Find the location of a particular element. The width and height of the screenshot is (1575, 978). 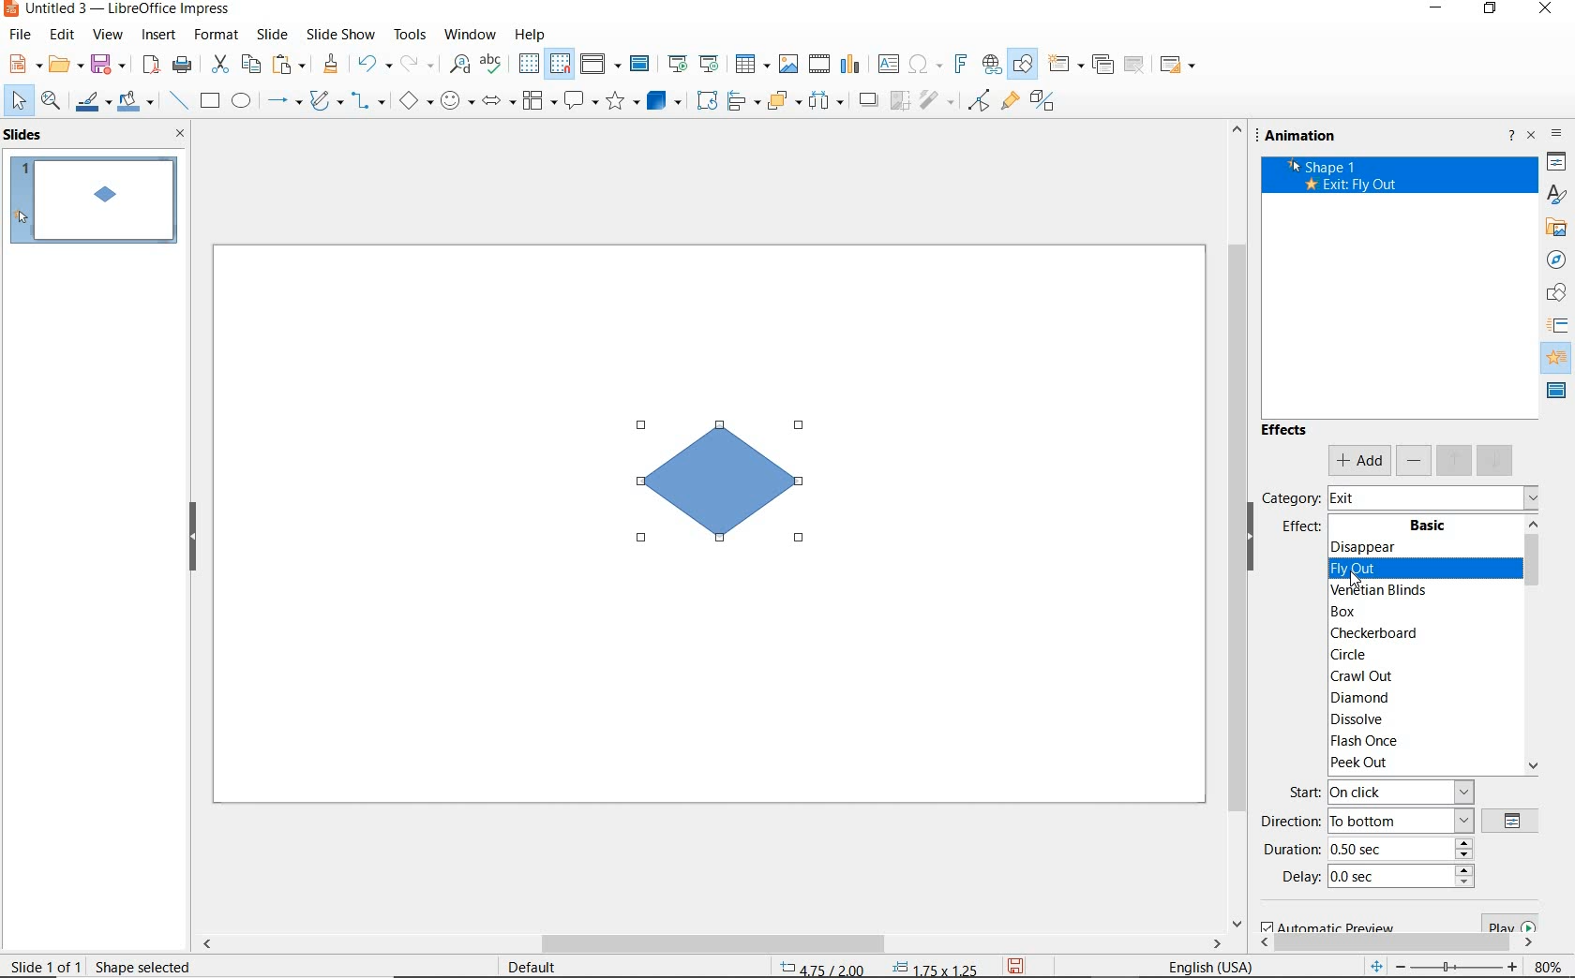

zoom and pan is located at coordinates (52, 102).